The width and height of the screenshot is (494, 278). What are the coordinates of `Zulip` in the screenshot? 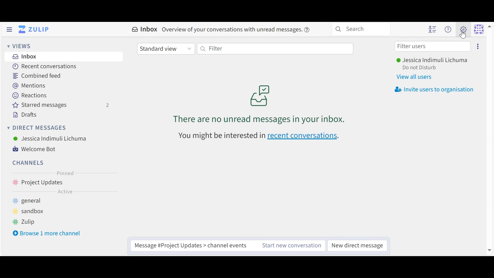 It's located at (25, 223).